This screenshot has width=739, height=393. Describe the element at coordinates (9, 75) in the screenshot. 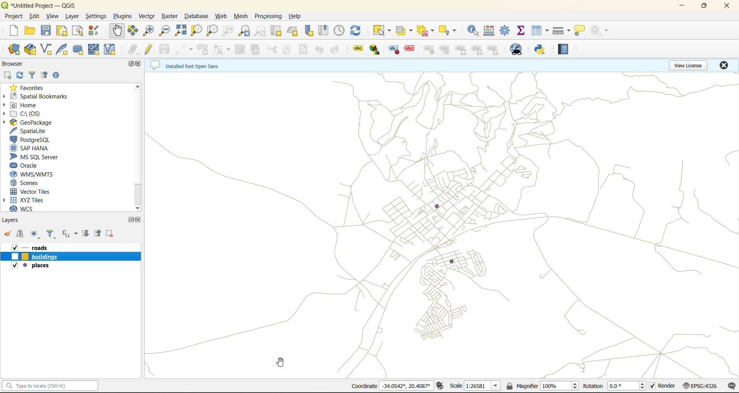

I see `add` at that location.